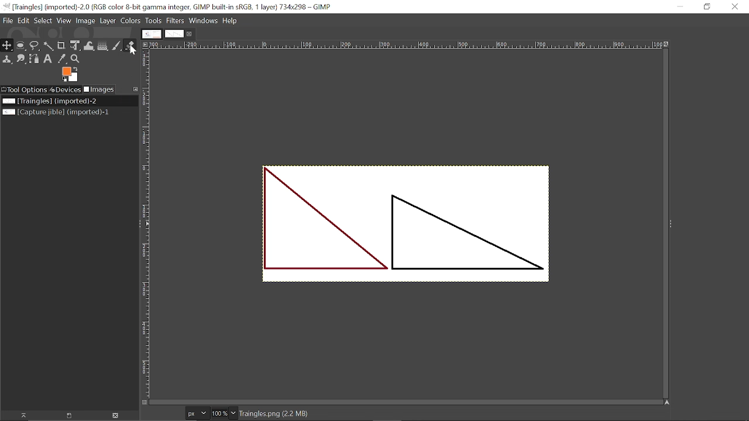 The image size is (749, 421). Describe the element at coordinates (736, 8) in the screenshot. I see `CLose` at that location.